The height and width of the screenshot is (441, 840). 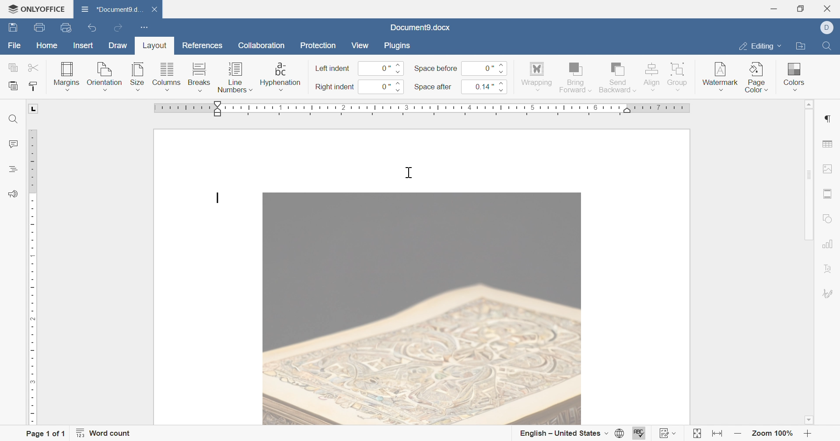 What do you see at coordinates (420, 28) in the screenshot?
I see `document name` at bounding box center [420, 28].